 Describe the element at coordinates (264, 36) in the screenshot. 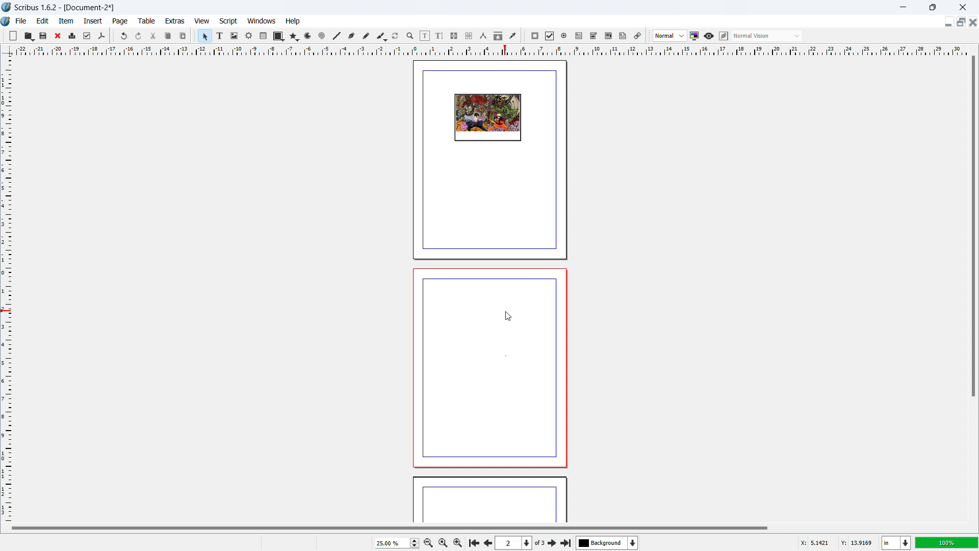

I see `table` at that location.